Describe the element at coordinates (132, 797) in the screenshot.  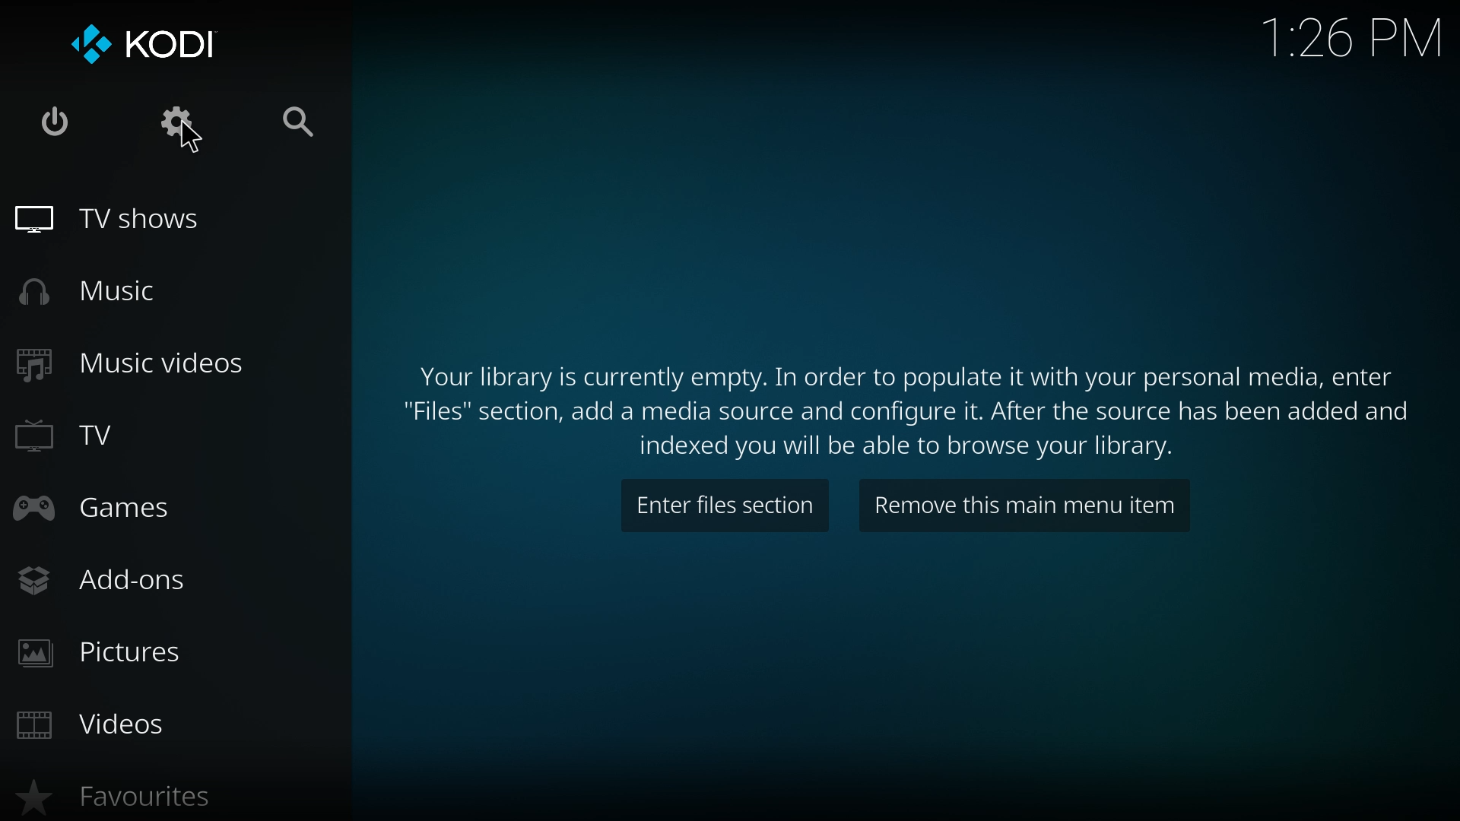
I see `favourites` at that location.